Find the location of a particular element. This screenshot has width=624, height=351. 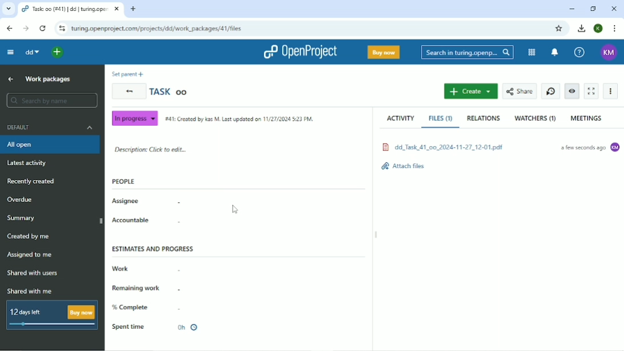

More actions is located at coordinates (610, 91).